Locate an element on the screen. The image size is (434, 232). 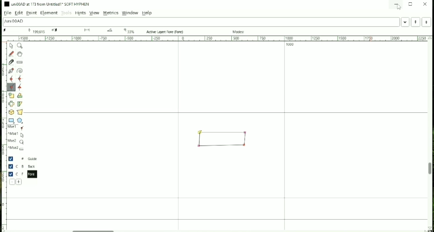
Skew the selection is located at coordinates (19, 104).